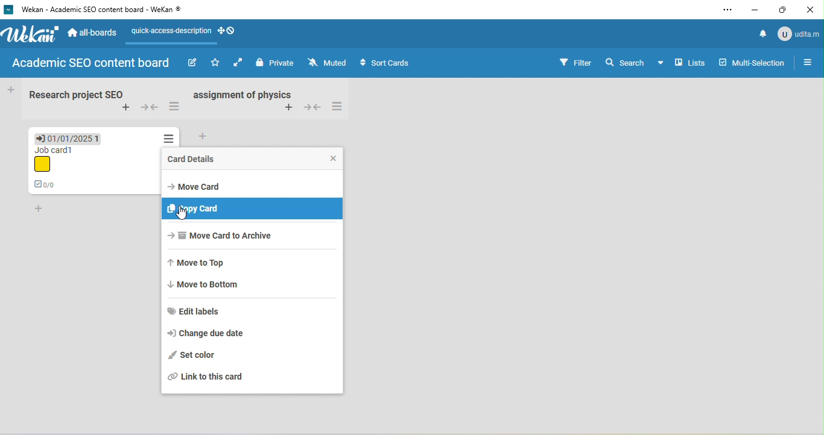  What do you see at coordinates (175, 107) in the screenshot?
I see `swimlane action` at bounding box center [175, 107].